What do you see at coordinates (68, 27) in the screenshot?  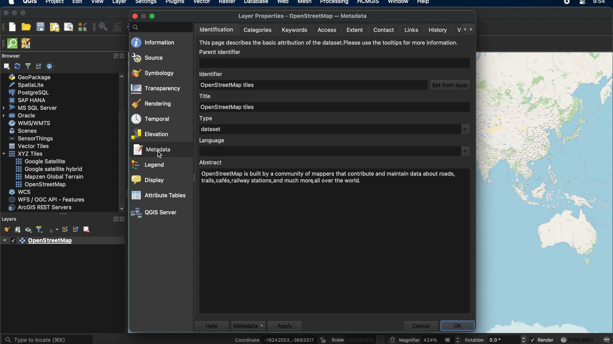 I see `show layout` at bounding box center [68, 27].